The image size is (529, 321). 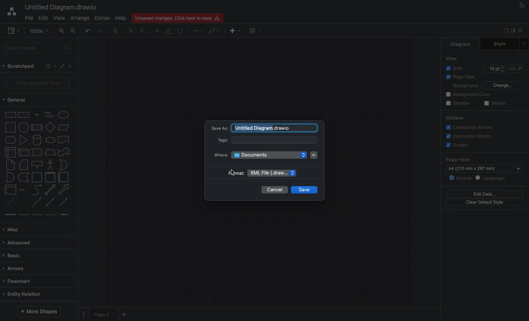 I want to click on Where, so click(x=260, y=155).